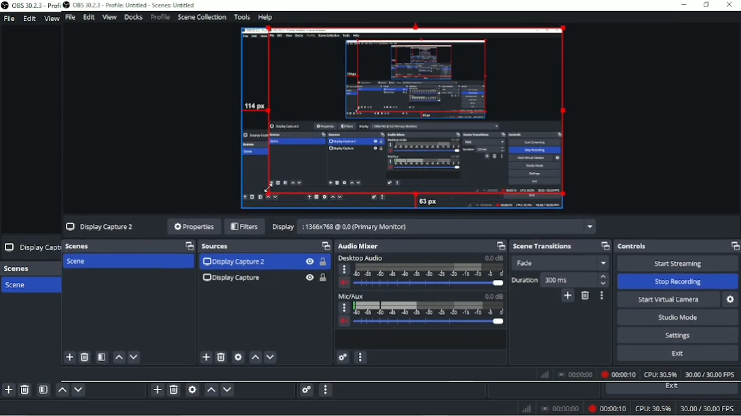 The height and width of the screenshot is (416, 741). I want to click on View, so click(51, 18).